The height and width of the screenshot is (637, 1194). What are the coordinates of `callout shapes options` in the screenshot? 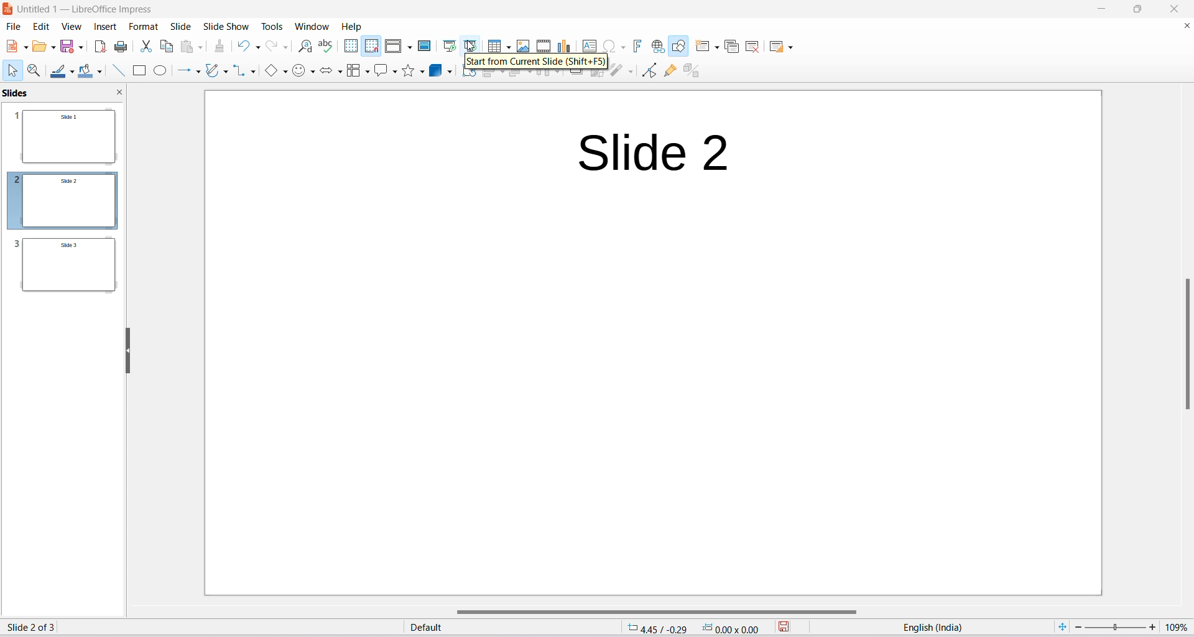 It's located at (393, 73).